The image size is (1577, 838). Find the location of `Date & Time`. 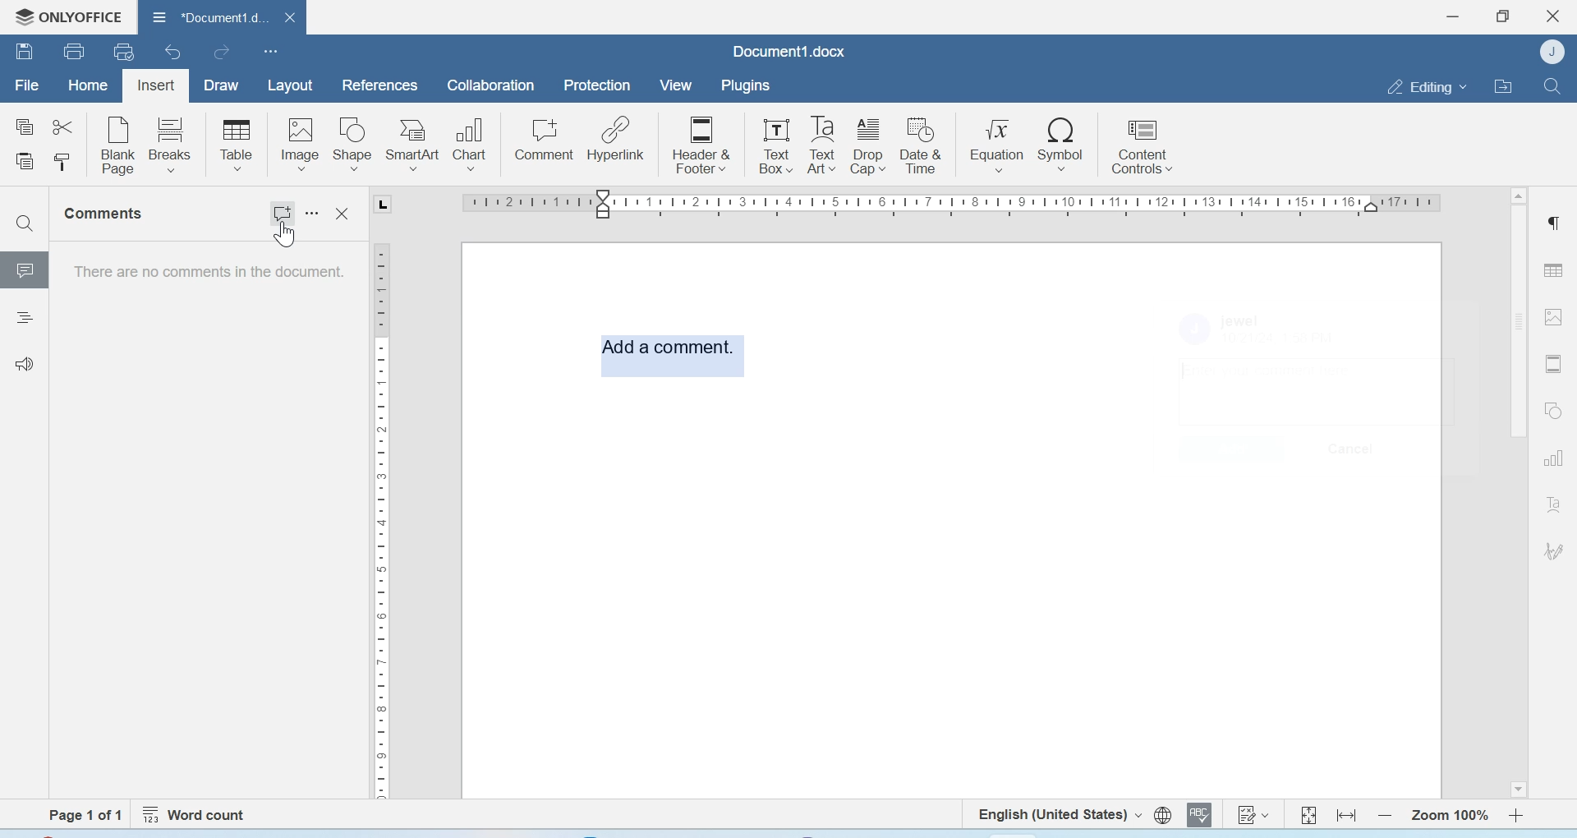

Date & Time is located at coordinates (922, 145).